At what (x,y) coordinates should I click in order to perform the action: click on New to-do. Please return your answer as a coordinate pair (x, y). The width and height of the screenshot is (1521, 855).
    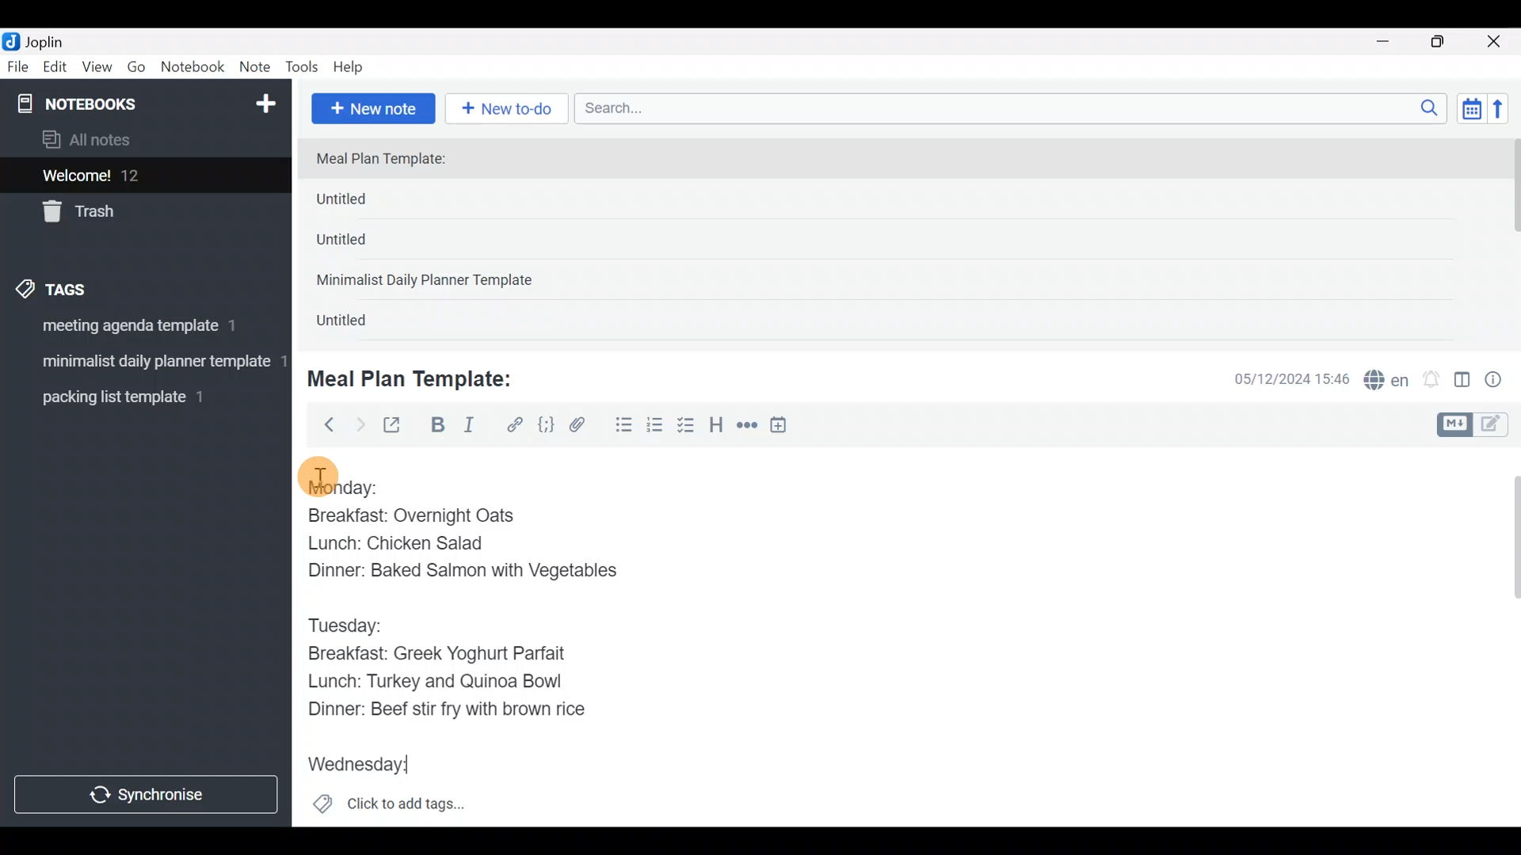
    Looking at the image, I should click on (510, 110).